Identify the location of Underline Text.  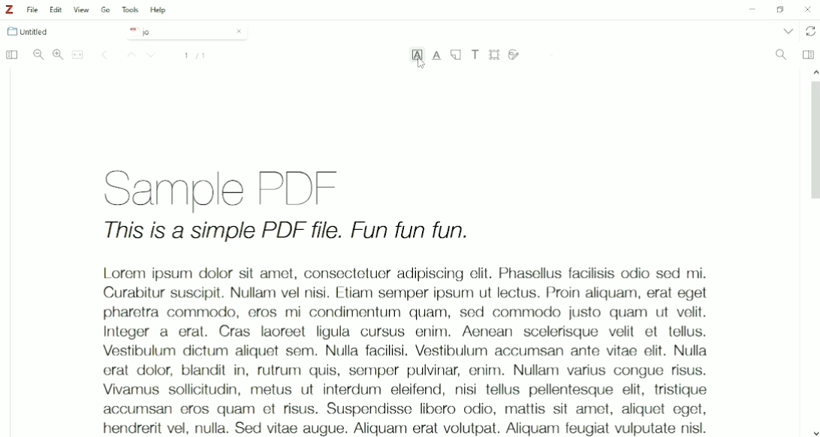
(437, 56).